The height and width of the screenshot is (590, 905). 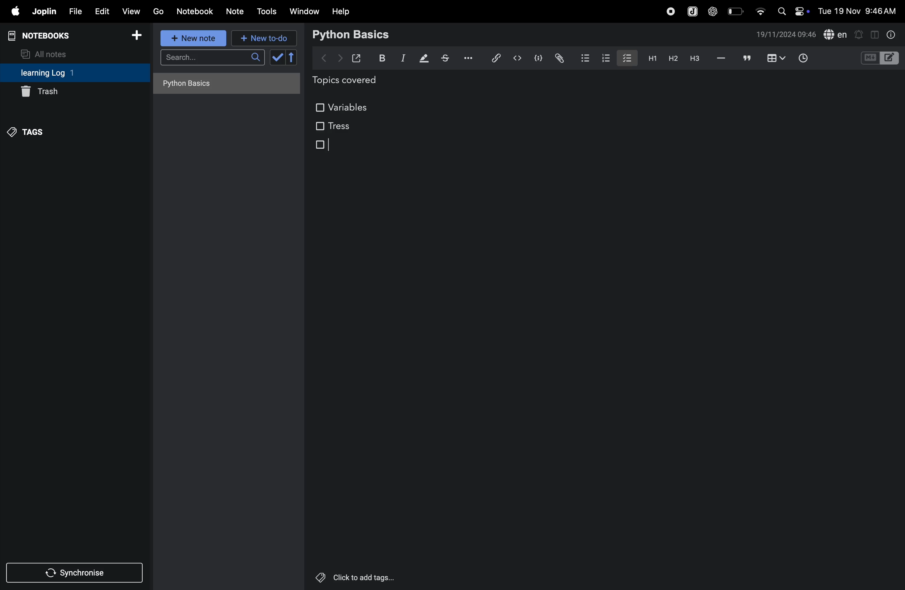 I want to click on spell check, so click(x=836, y=35).